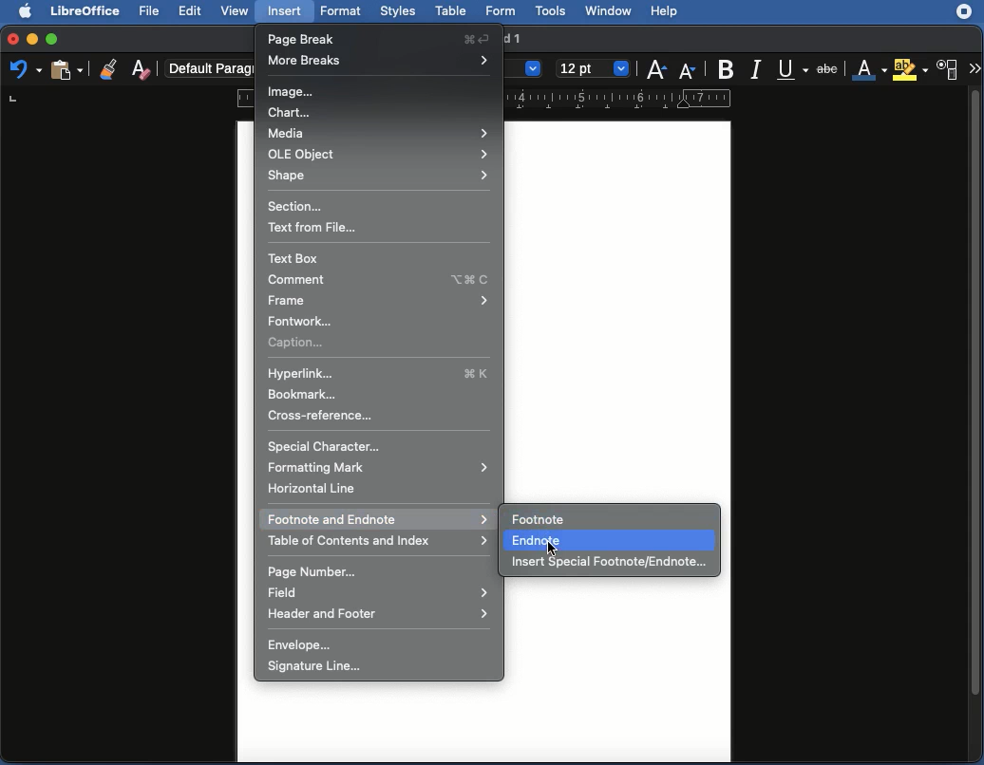 This screenshot has width=984, height=765. What do you see at coordinates (293, 257) in the screenshot?
I see `Text box` at bounding box center [293, 257].